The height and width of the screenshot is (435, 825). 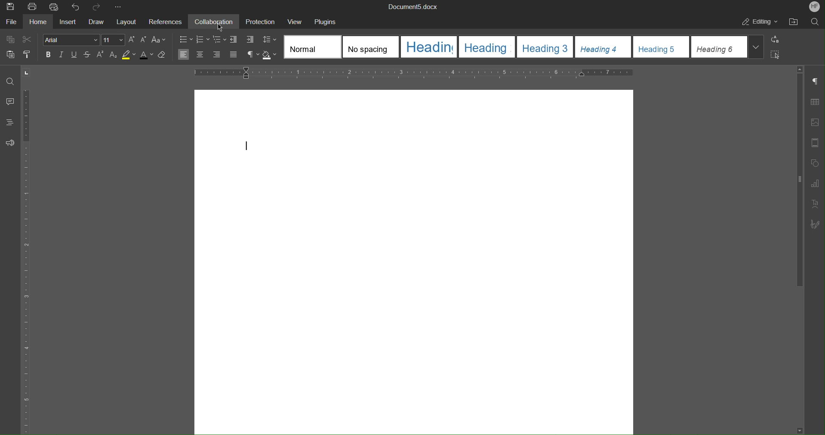 I want to click on Undo, so click(x=74, y=6).